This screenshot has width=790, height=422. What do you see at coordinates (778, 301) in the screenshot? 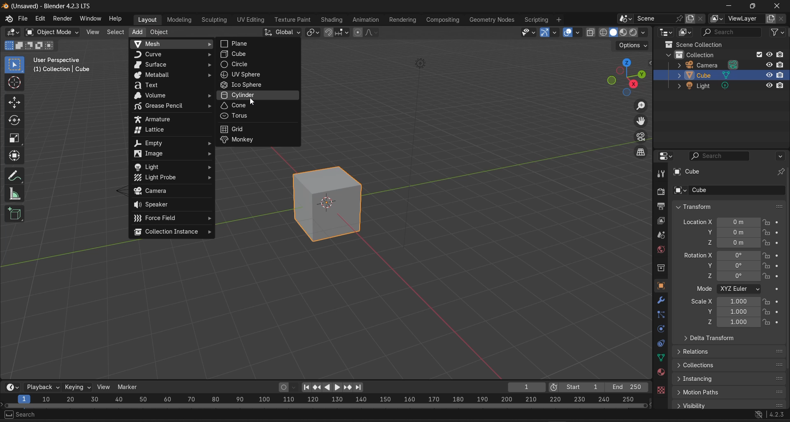
I see `animate property` at bounding box center [778, 301].